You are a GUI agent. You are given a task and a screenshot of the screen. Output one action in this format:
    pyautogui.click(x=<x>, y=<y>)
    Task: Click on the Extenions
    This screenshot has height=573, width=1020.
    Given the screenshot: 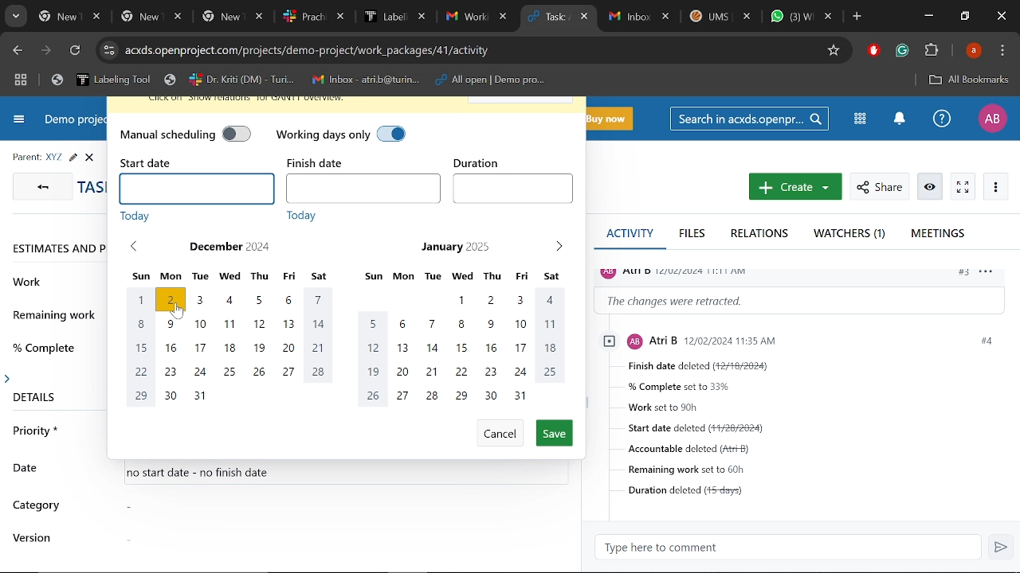 What is the action you would take?
    pyautogui.click(x=932, y=52)
    